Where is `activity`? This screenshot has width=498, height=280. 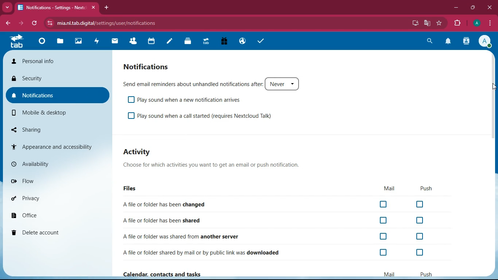 activity is located at coordinates (138, 153).